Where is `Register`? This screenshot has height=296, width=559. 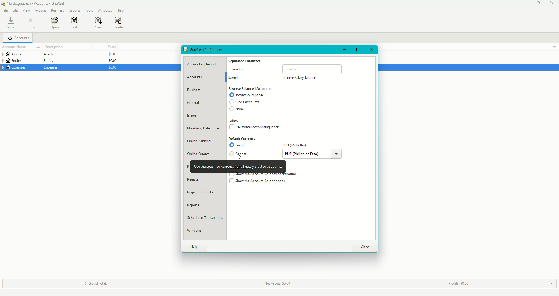
Register is located at coordinates (194, 180).